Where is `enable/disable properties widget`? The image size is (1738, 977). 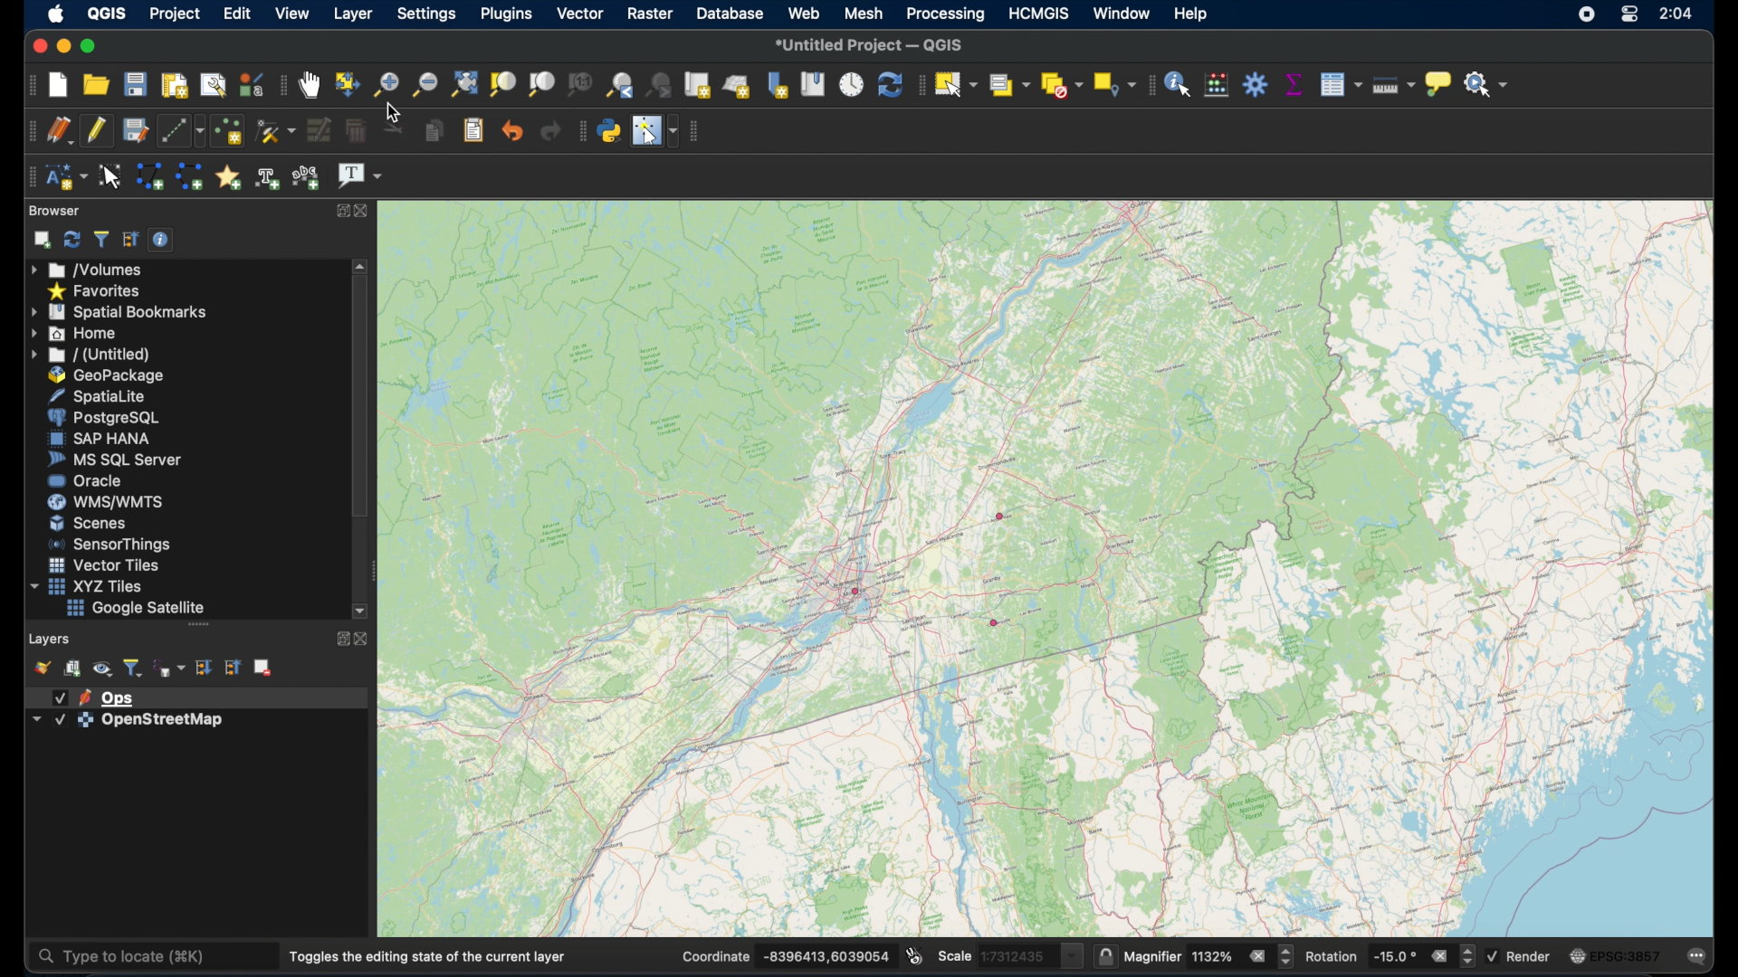
enable/disable properties widget is located at coordinates (161, 239).